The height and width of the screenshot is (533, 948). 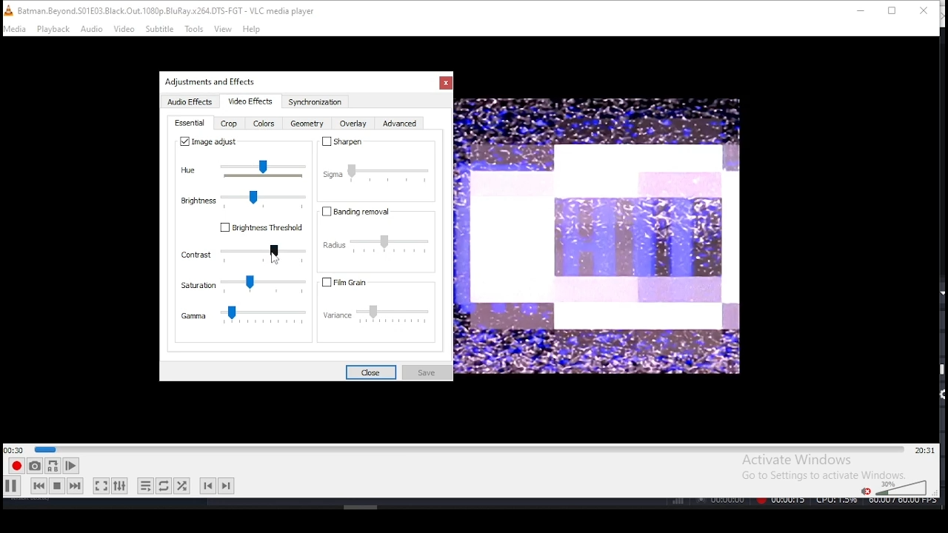 I want to click on , so click(x=273, y=258).